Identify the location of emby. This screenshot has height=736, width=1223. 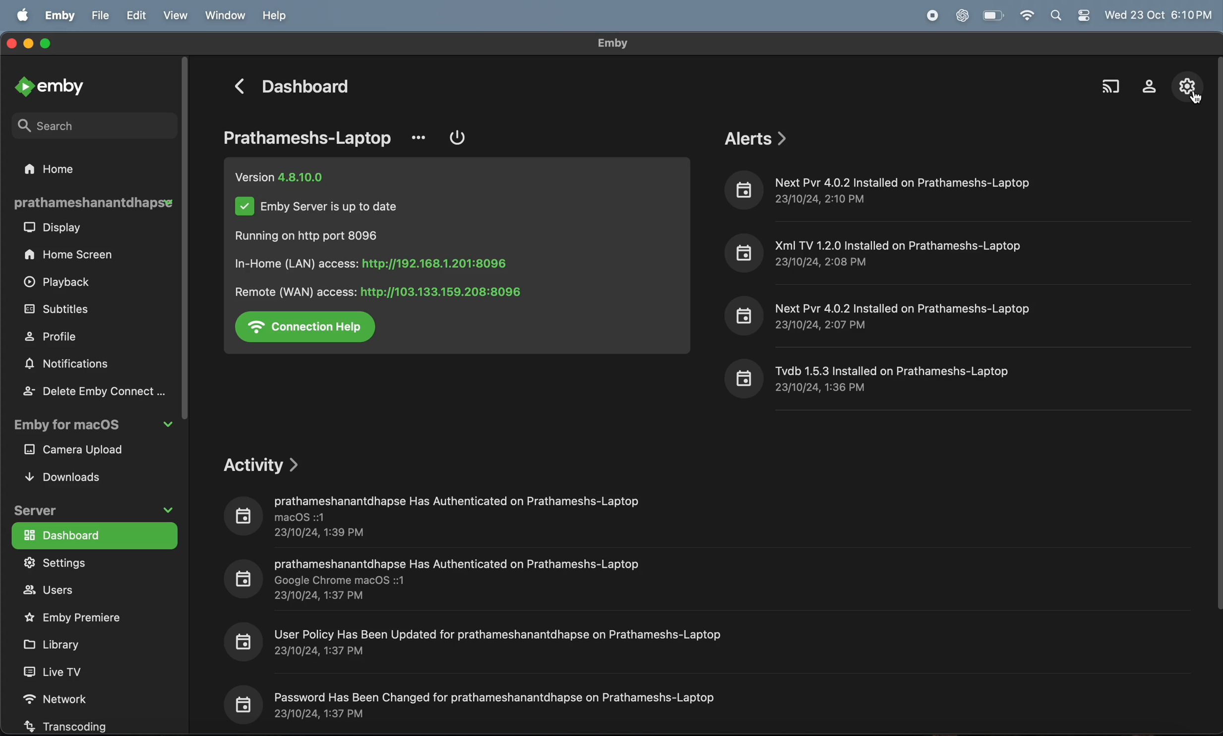
(607, 43).